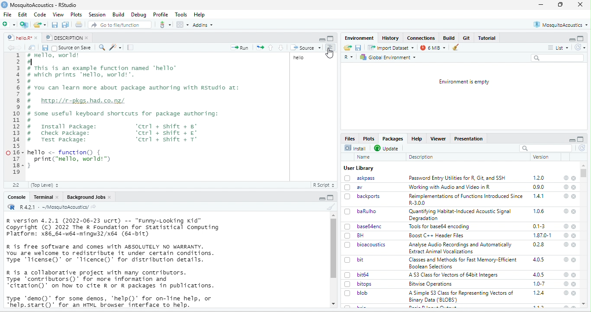 This screenshot has height=312, width=591. Describe the element at coordinates (421, 38) in the screenshot. I see `Connections` at that location.